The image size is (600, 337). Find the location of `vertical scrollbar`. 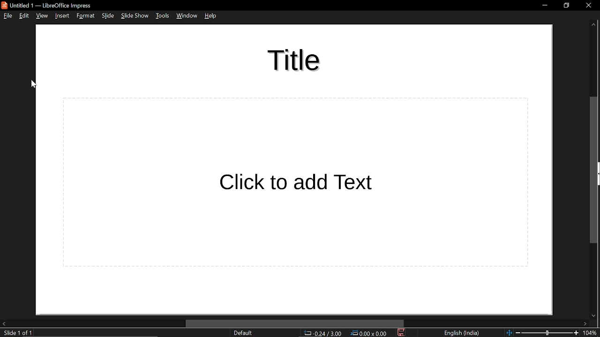

vertical scrollbar is located at coordinates (593, 169).